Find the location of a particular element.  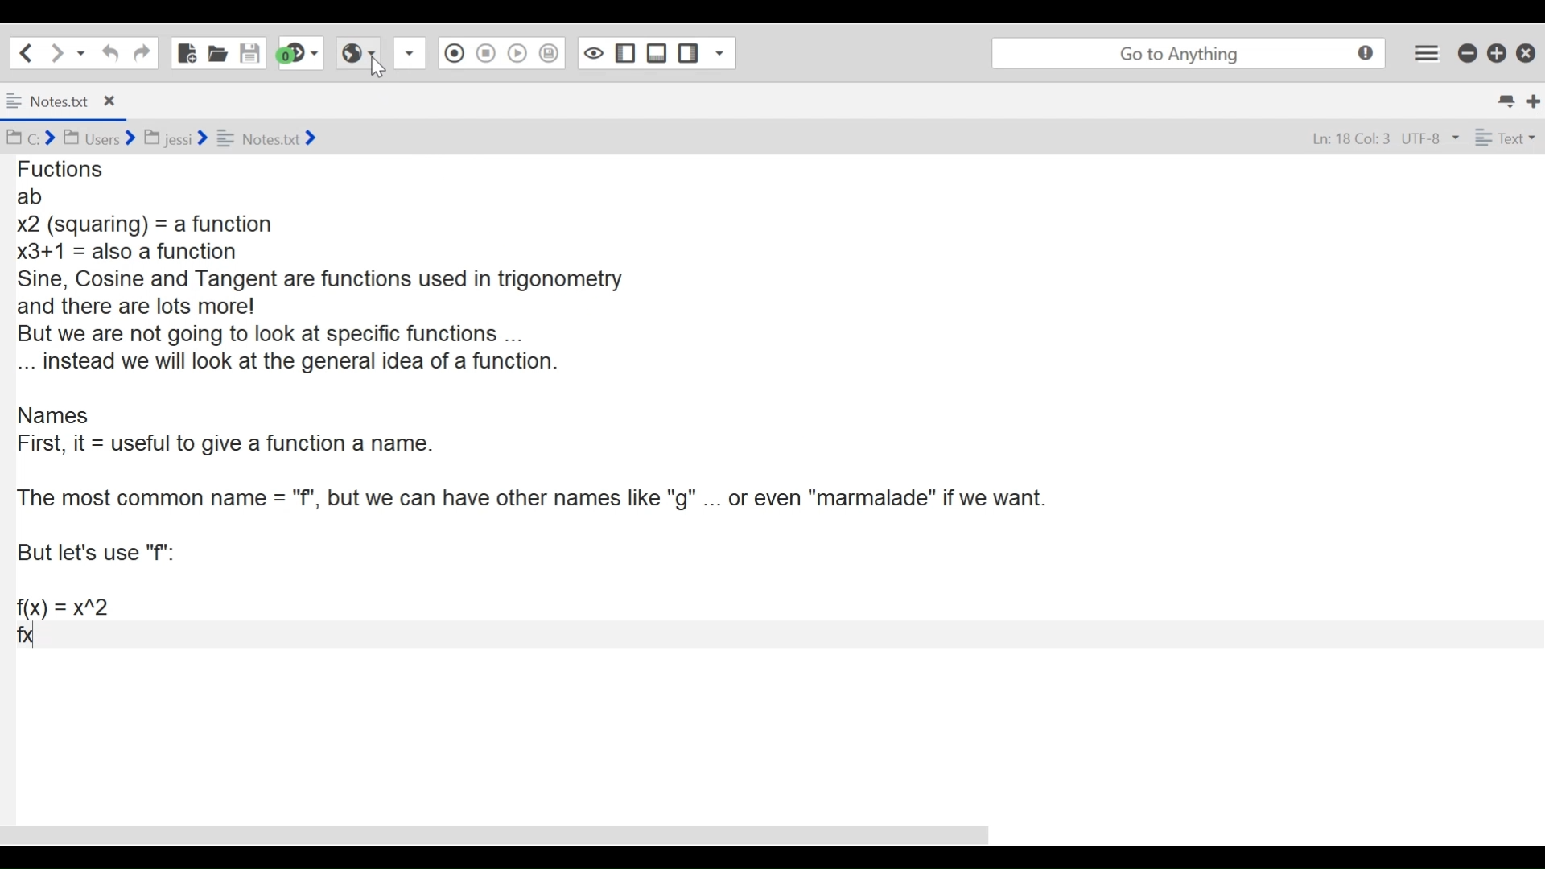

Show/hide Right Pane is located at coordinates (686, 54).